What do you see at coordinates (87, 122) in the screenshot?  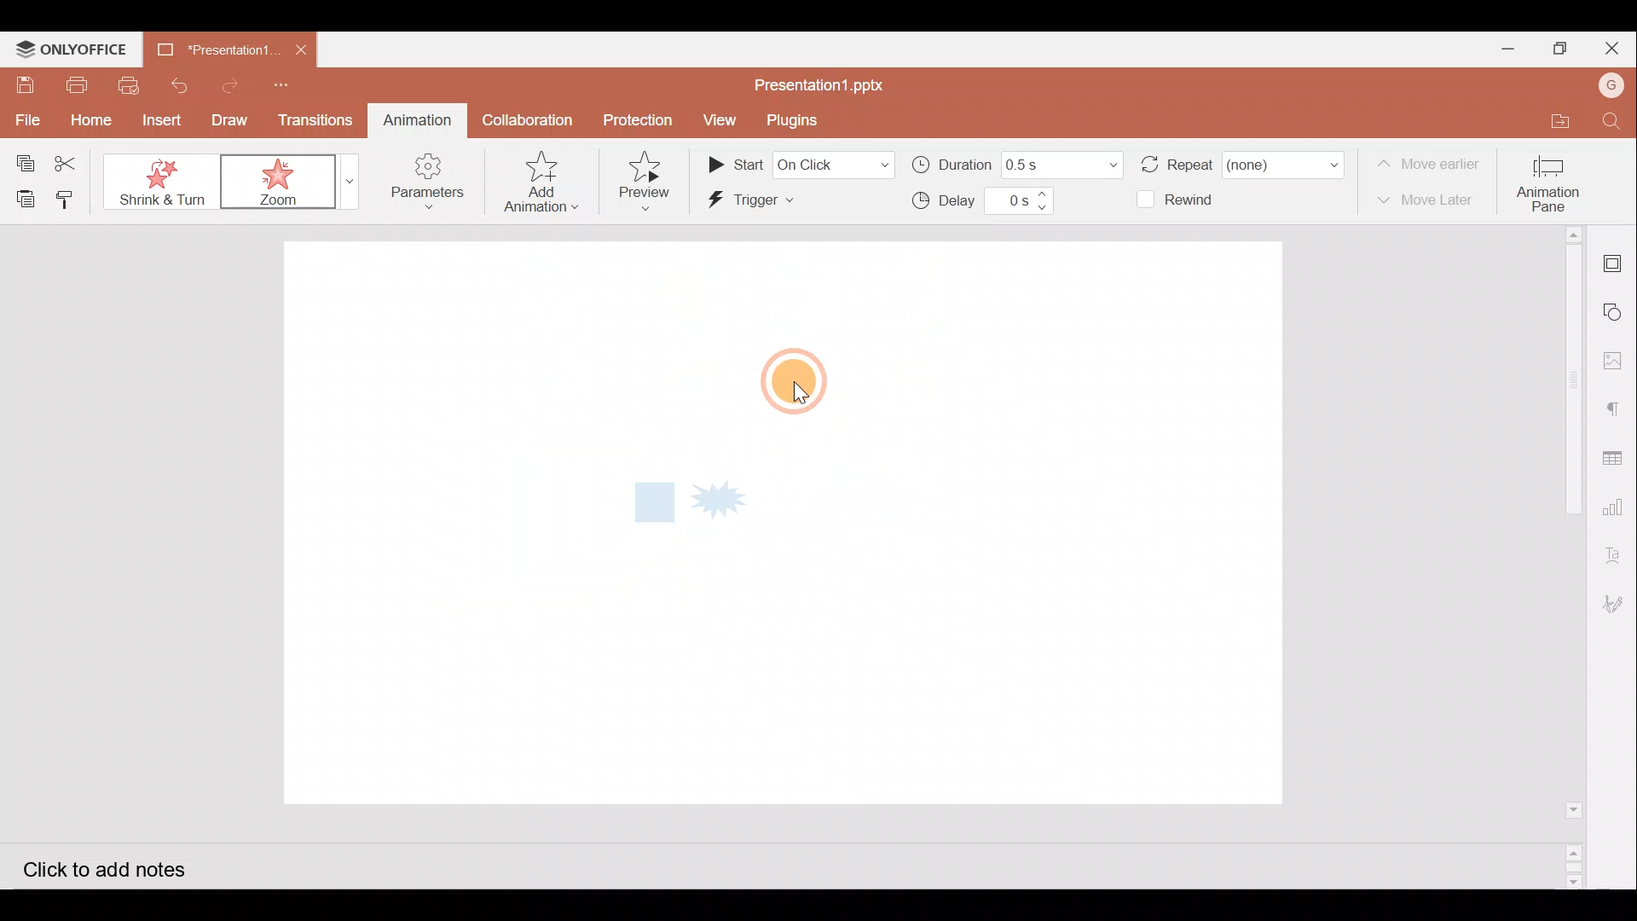 I see `Home` at bounding box center [87, 122].